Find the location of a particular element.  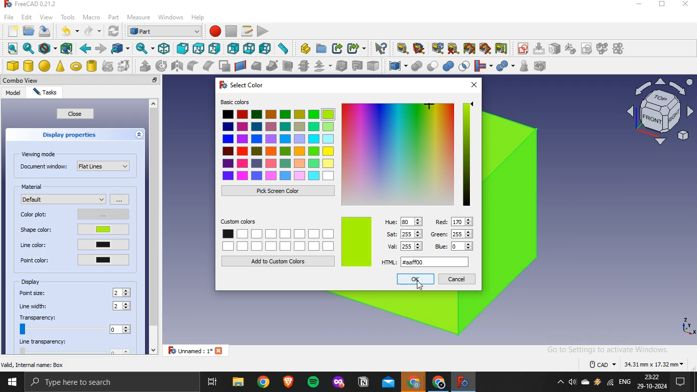

redo is located at coordinates (89, 31).